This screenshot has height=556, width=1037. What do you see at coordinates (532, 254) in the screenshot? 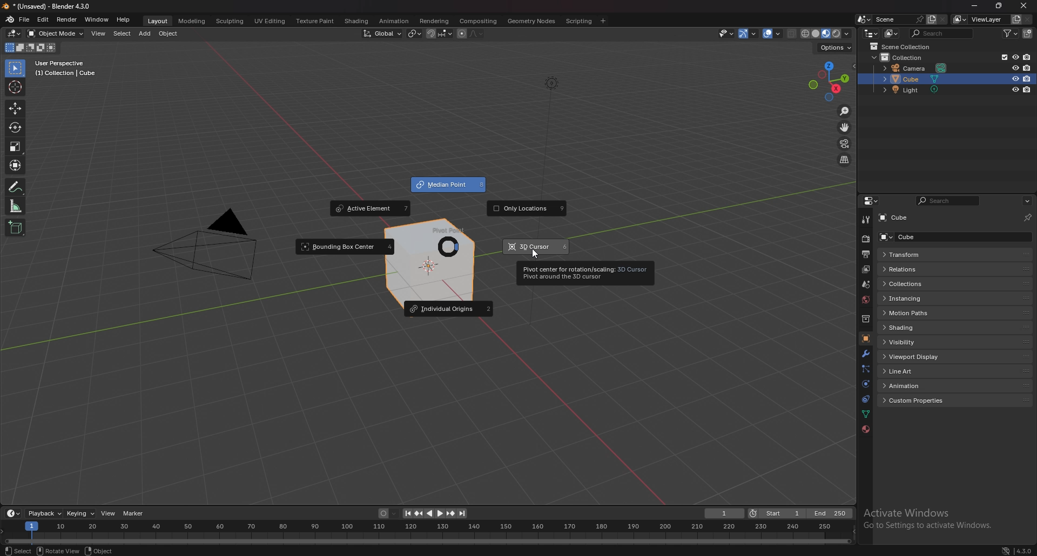
I see `cursor` at bounding box center [532, 254].